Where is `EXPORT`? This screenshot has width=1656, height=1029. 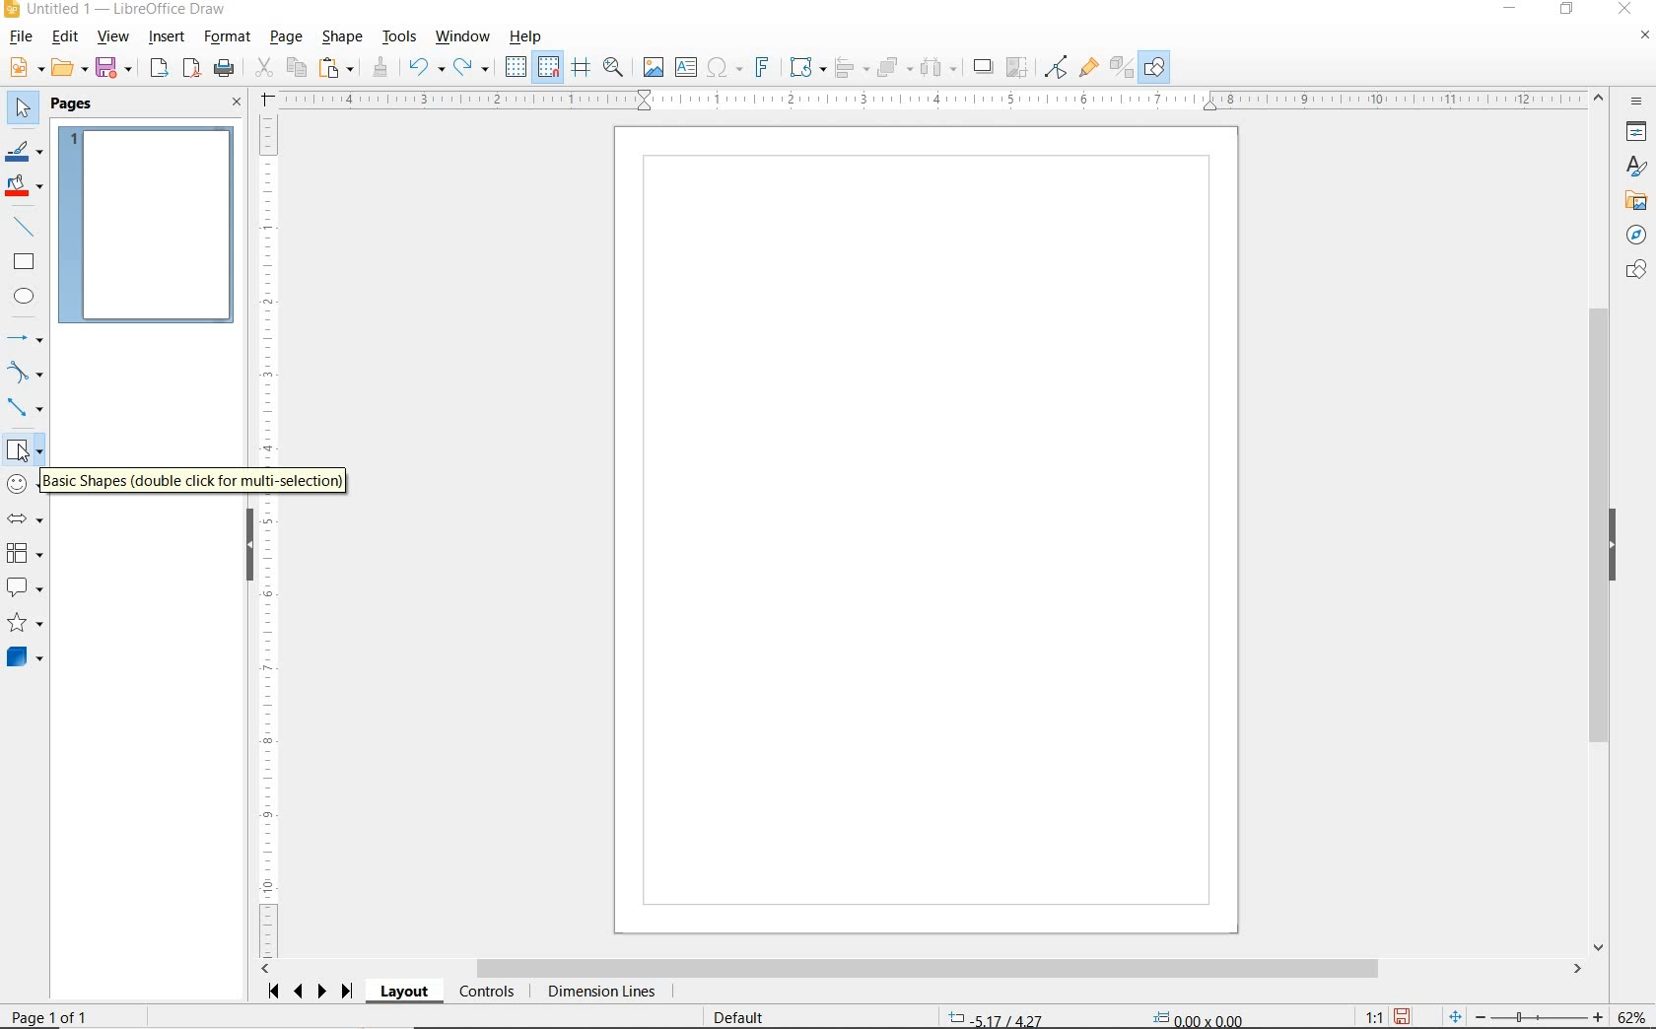
EXPORT is located at coordinates (160, 70).